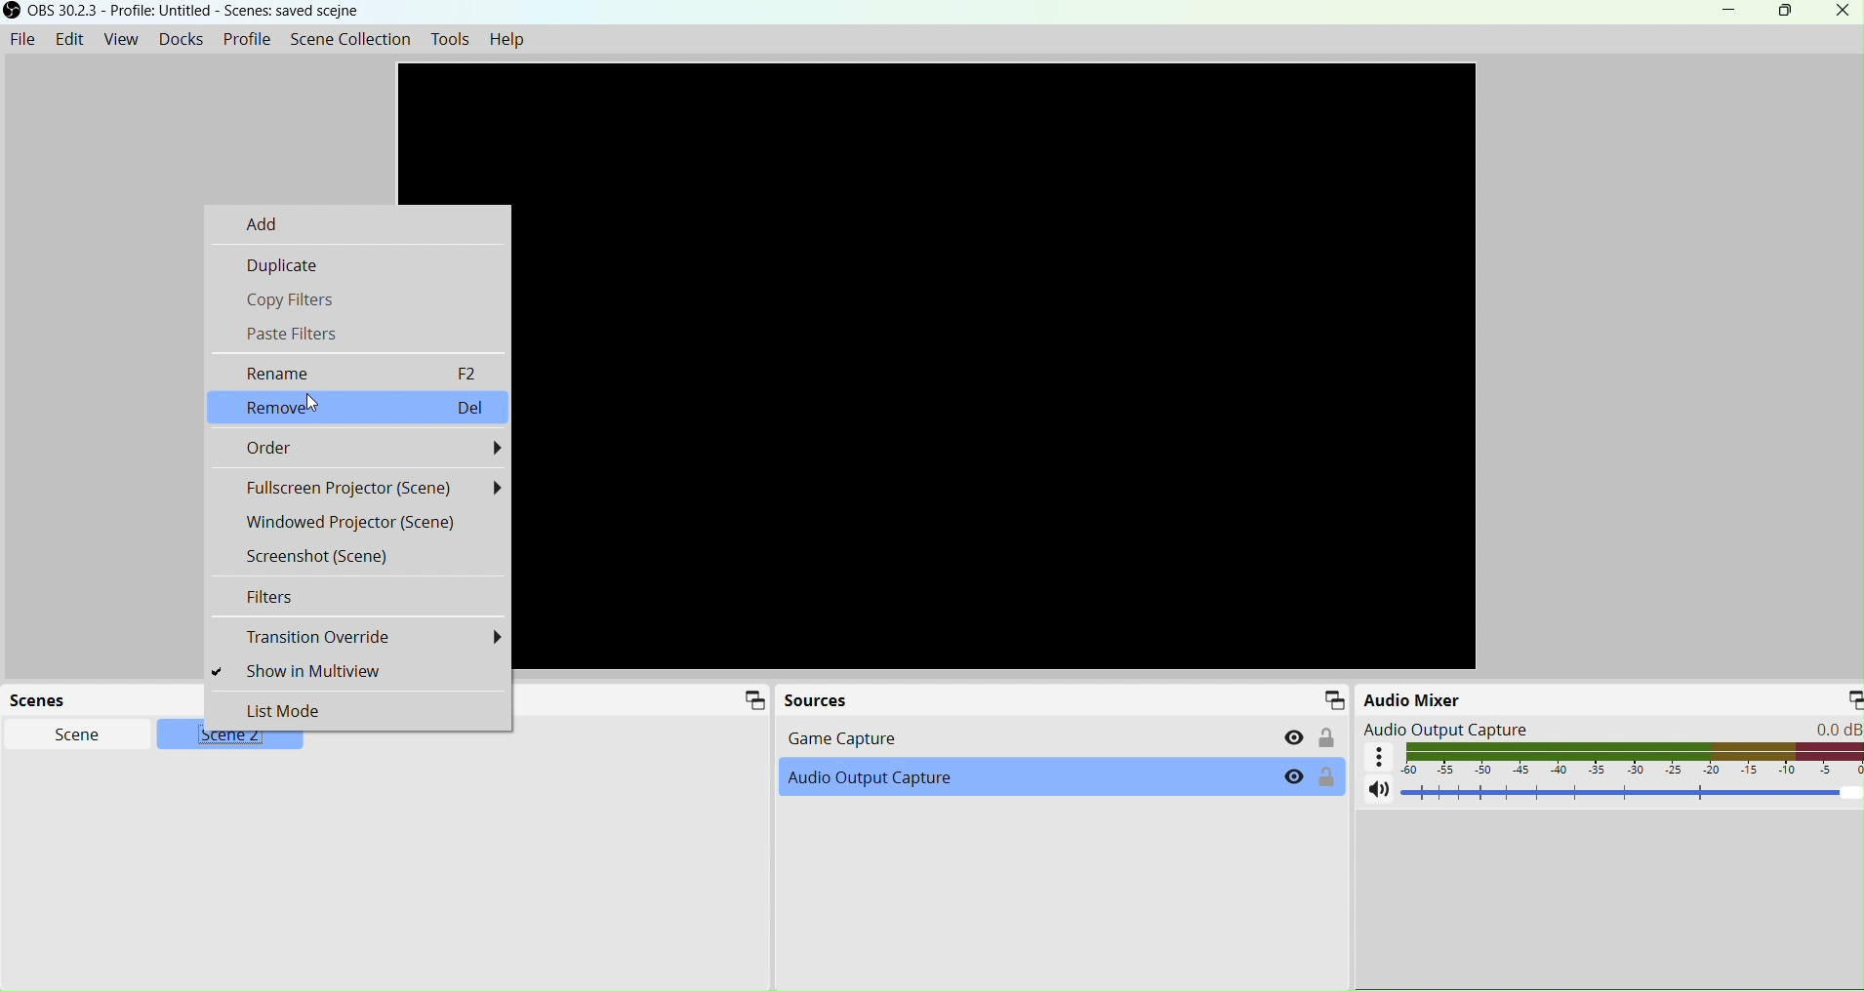 This screenshot has height=991, width=1864. What do you see at coordinates (1476, 702) in the screenshot?
I see `Audio Mixer ` at bounding box center [1476, 702].